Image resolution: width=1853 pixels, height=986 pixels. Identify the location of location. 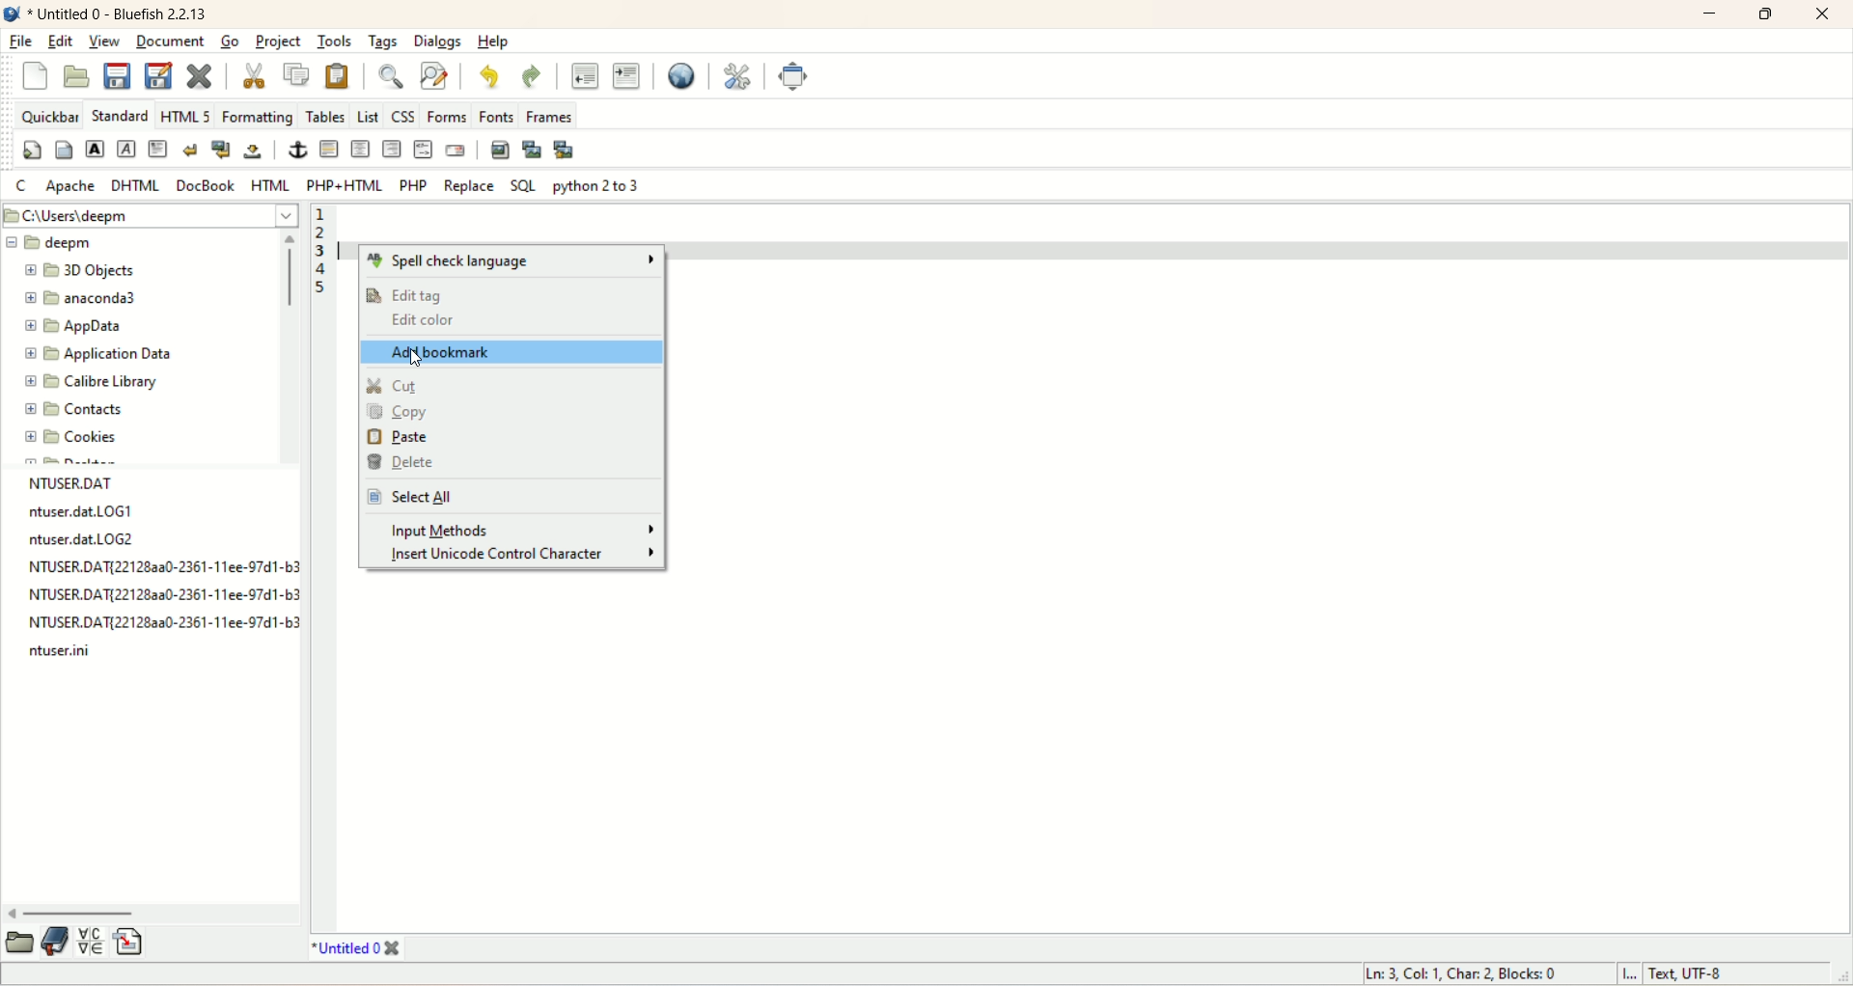
(149, 215).